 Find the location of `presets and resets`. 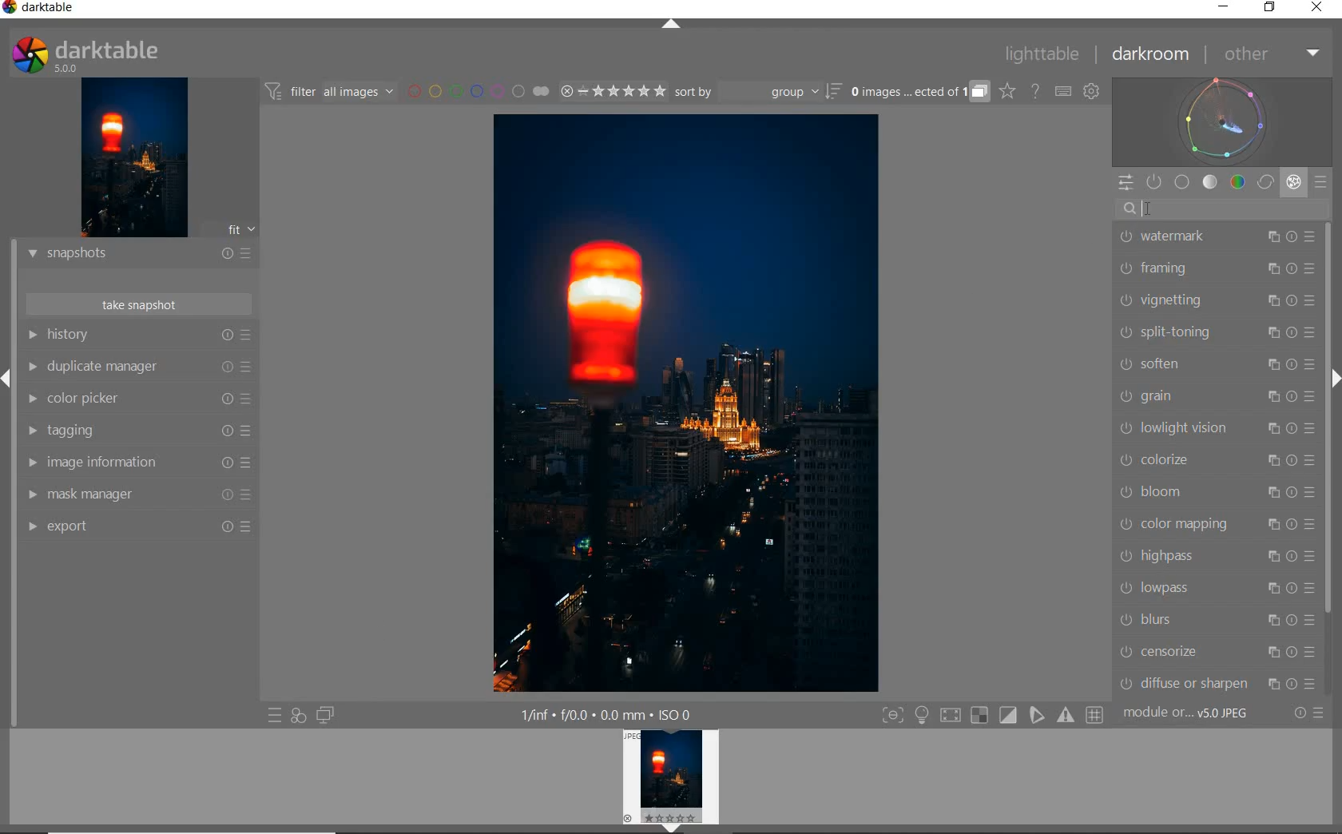

presets and resets is located at coordinates (249, 335).